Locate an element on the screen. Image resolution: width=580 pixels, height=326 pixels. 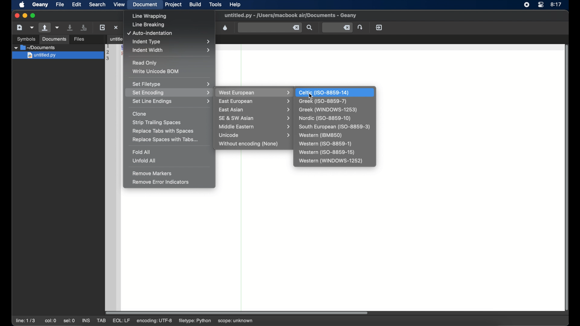
line: 1/3 is located at coordinates (25, 321).